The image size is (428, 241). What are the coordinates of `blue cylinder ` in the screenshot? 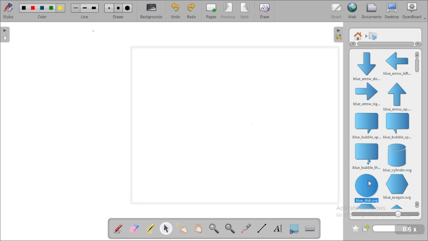 It's located at (398, 158).